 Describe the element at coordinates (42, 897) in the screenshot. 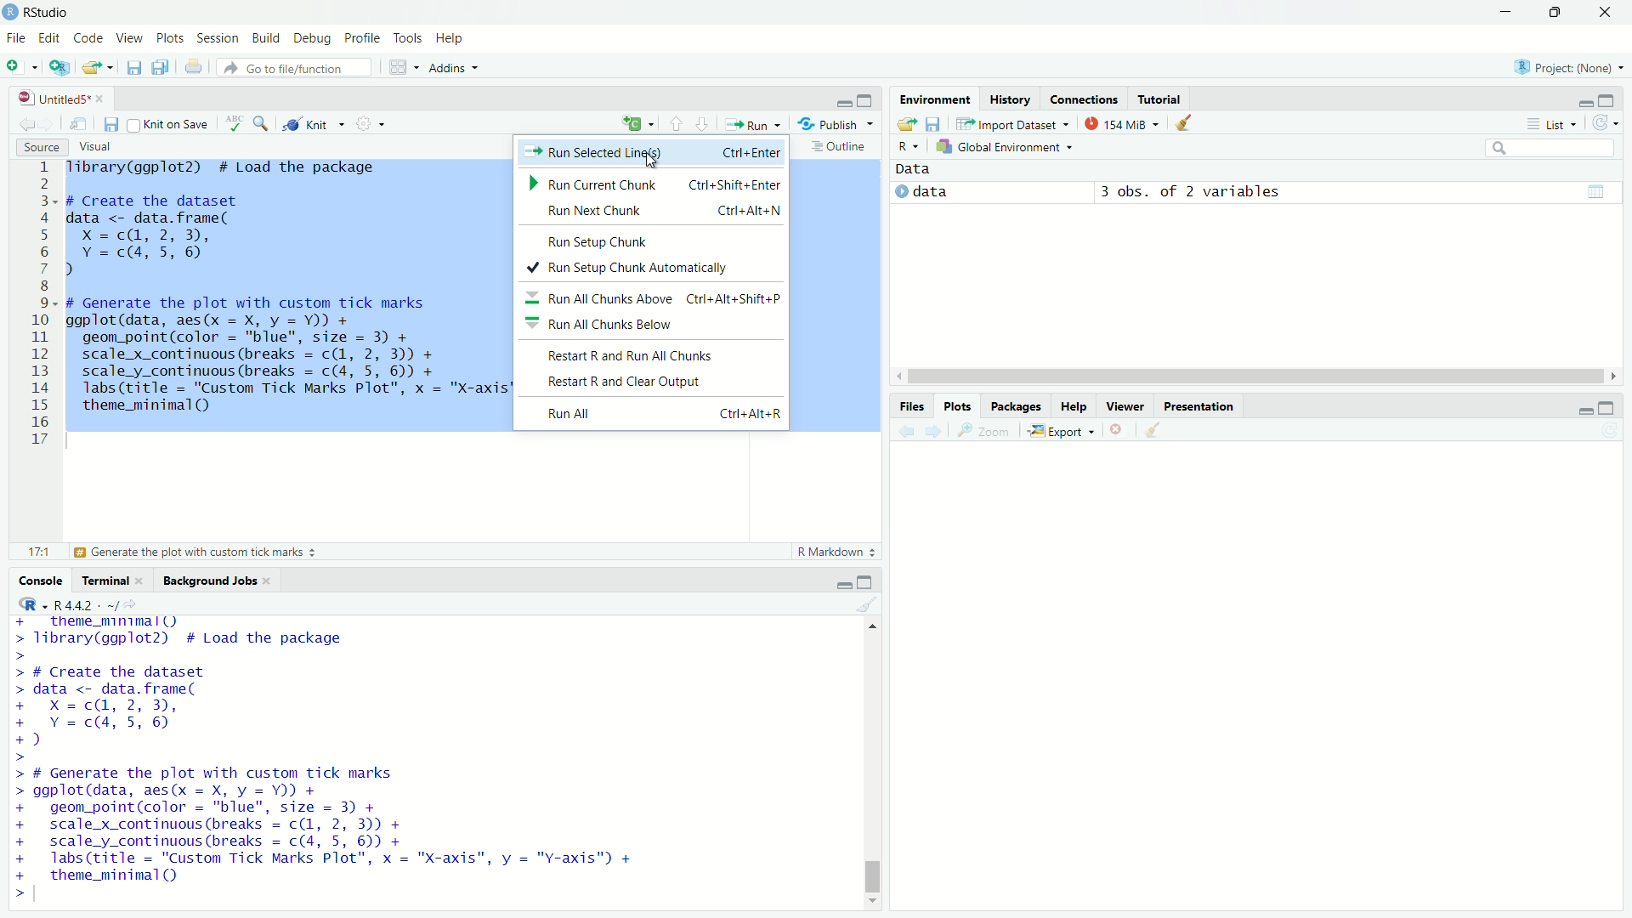

I see `typing cursor` at that location.